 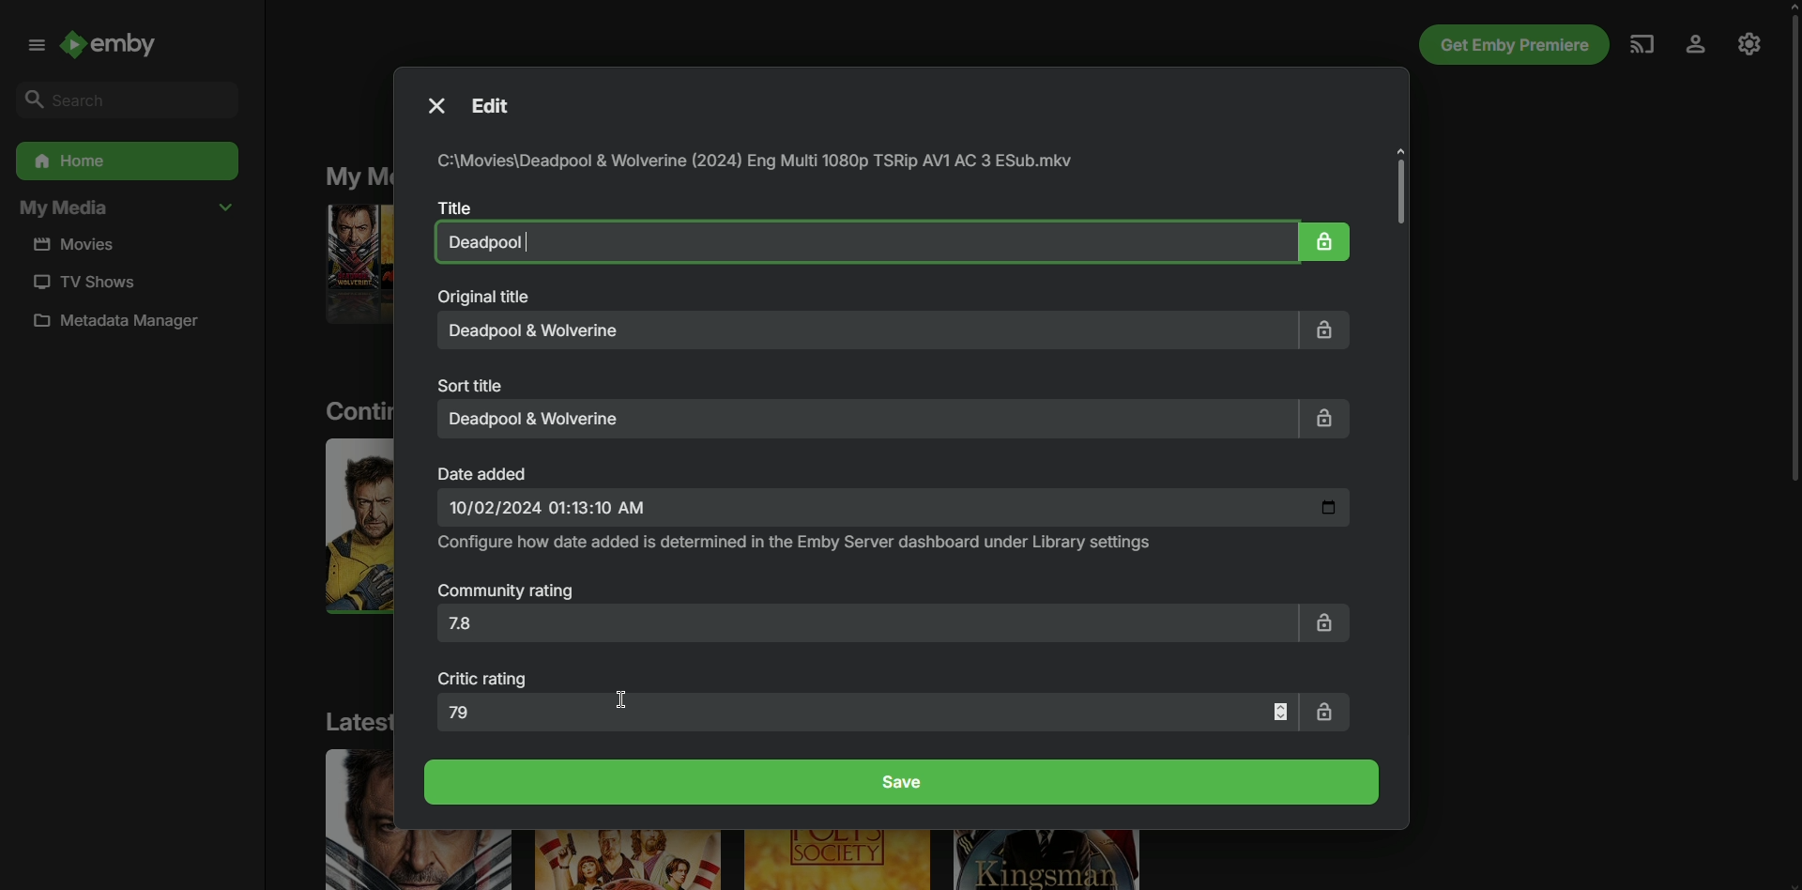 What do you see at coordinates (1749, 42) in the screenshot?
I see `Settings` at bounding box center [1749, 42].